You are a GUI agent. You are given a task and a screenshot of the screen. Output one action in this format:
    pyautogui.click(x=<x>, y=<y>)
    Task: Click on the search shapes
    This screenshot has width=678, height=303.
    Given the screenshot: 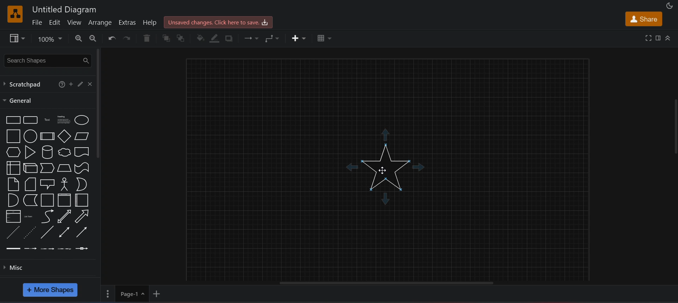 What is the action you would take?
    pyautogui.click(x=45, y=60)
    